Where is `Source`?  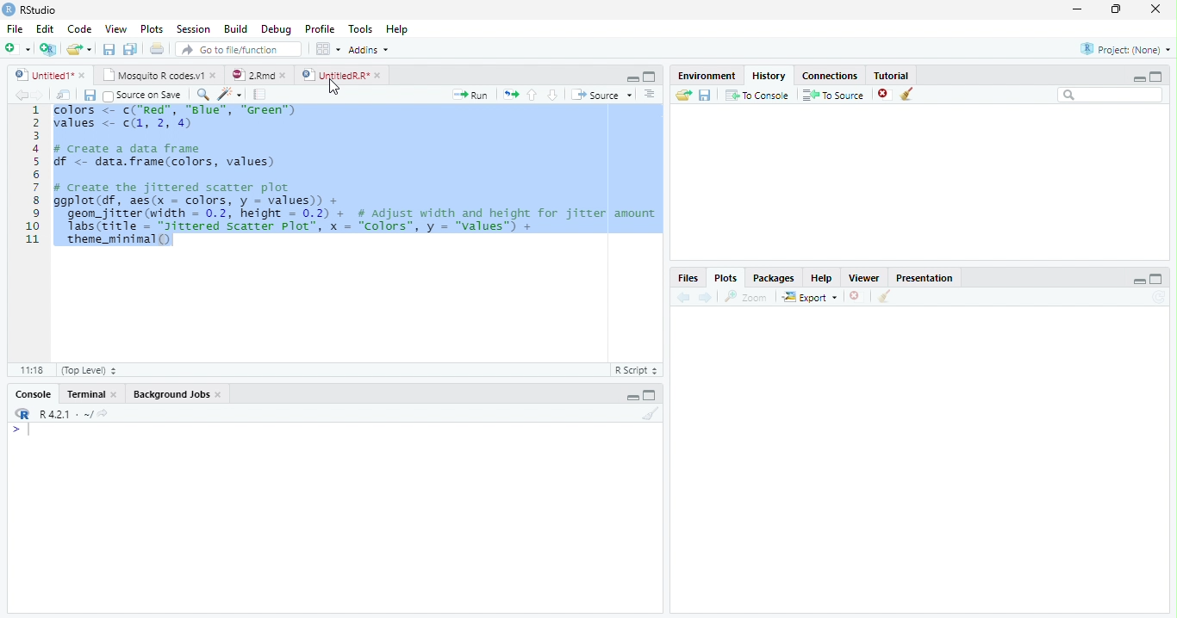
Source is located at coordinates (601, 95).